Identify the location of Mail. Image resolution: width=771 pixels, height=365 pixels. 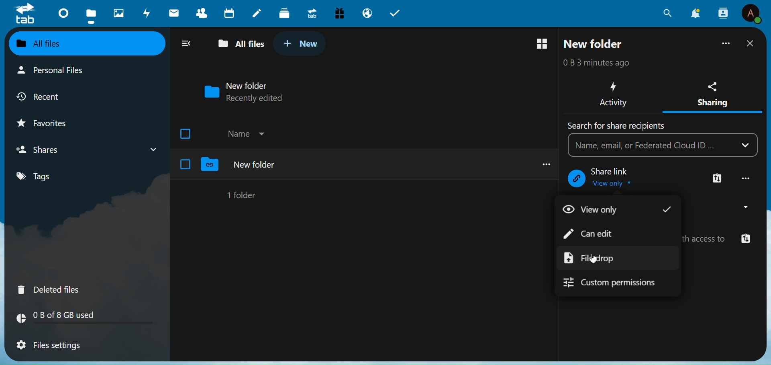
(174, 12).